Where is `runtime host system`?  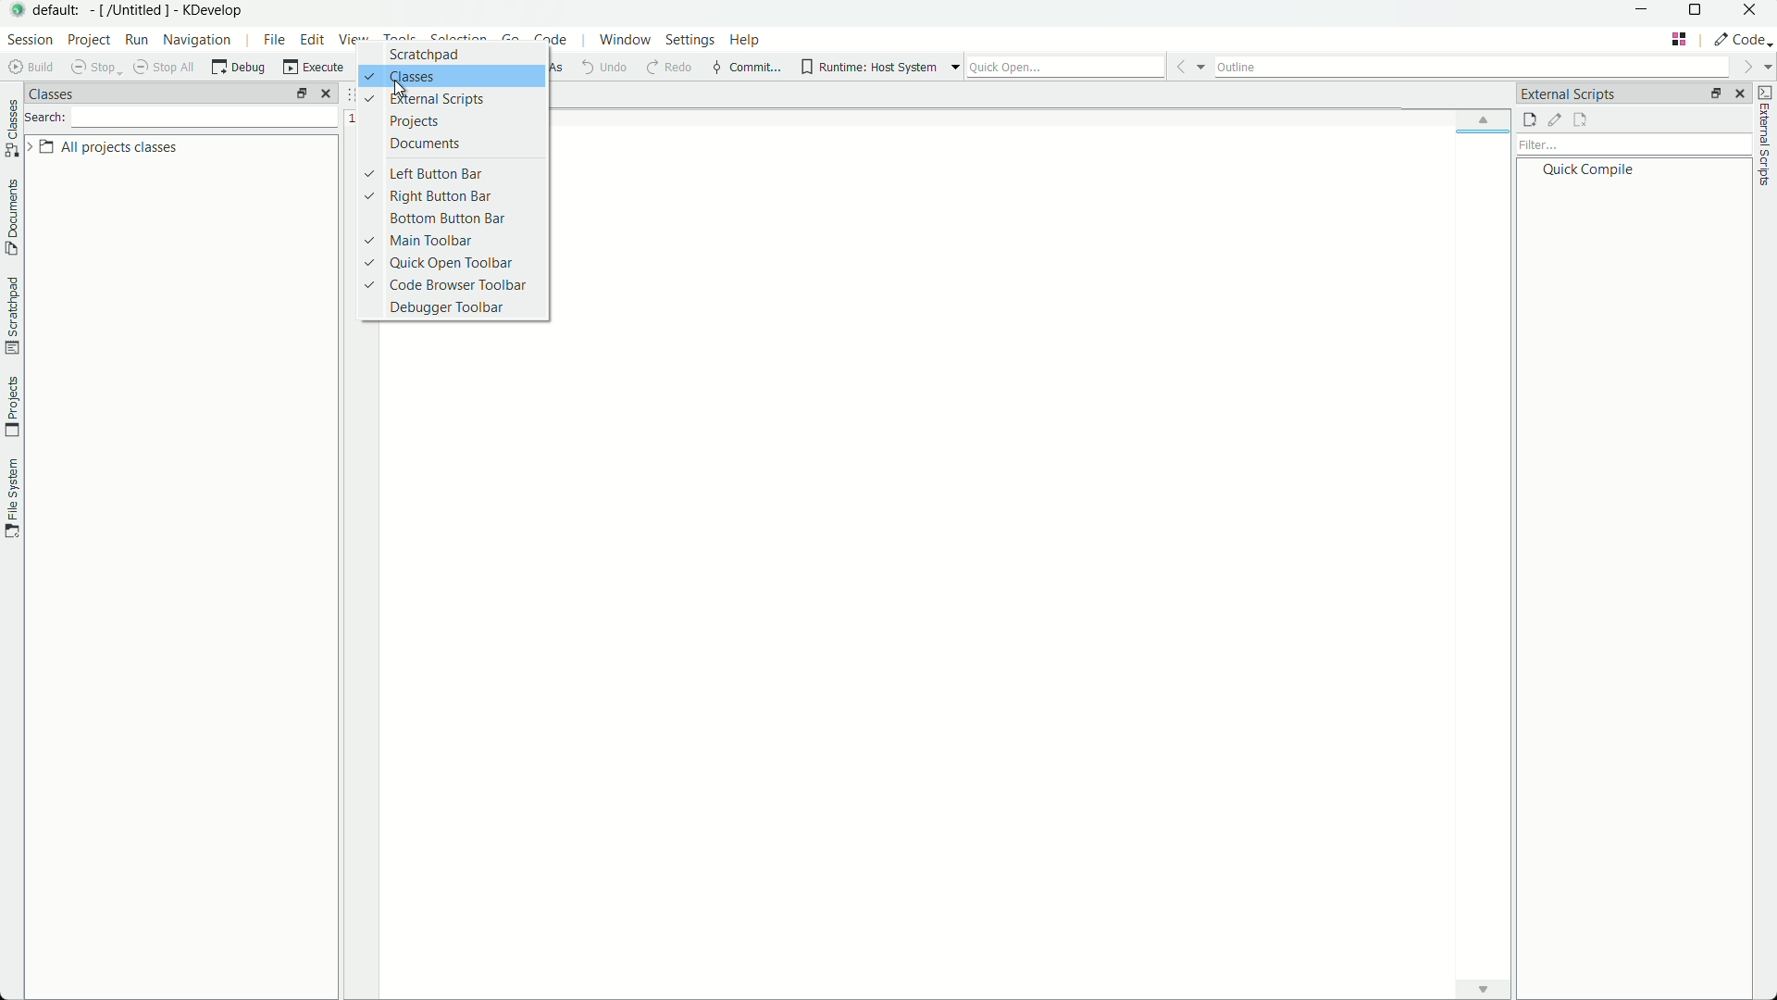 runtime host system is located at coordinates (880, 67).